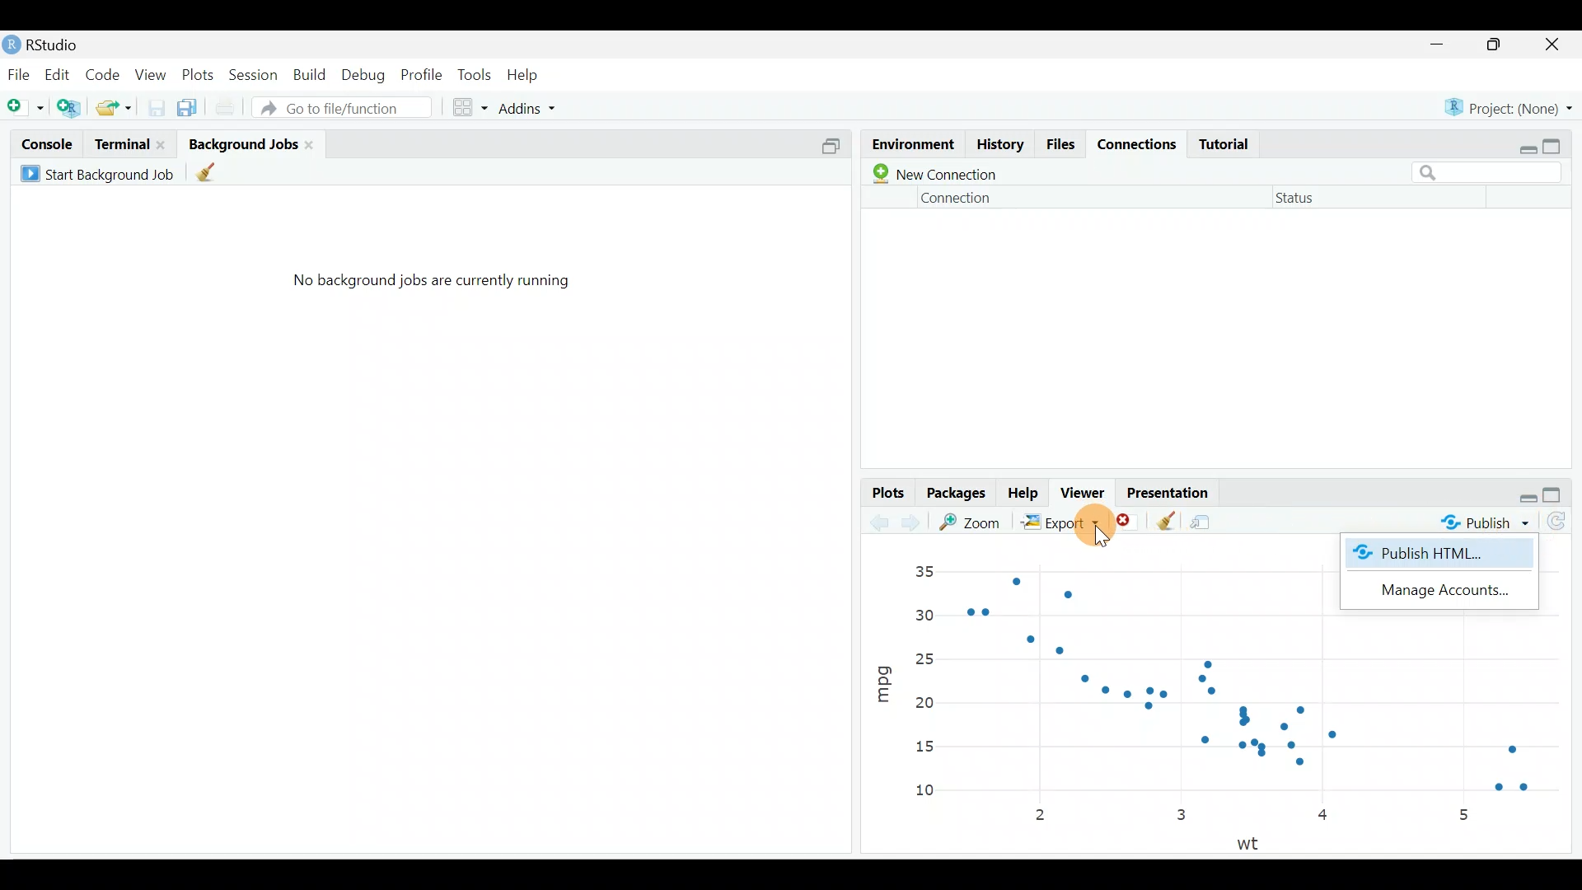  Describe the element at coordinates (1563, 524) in the screenshot. I see `Refresh viewer` at that location.